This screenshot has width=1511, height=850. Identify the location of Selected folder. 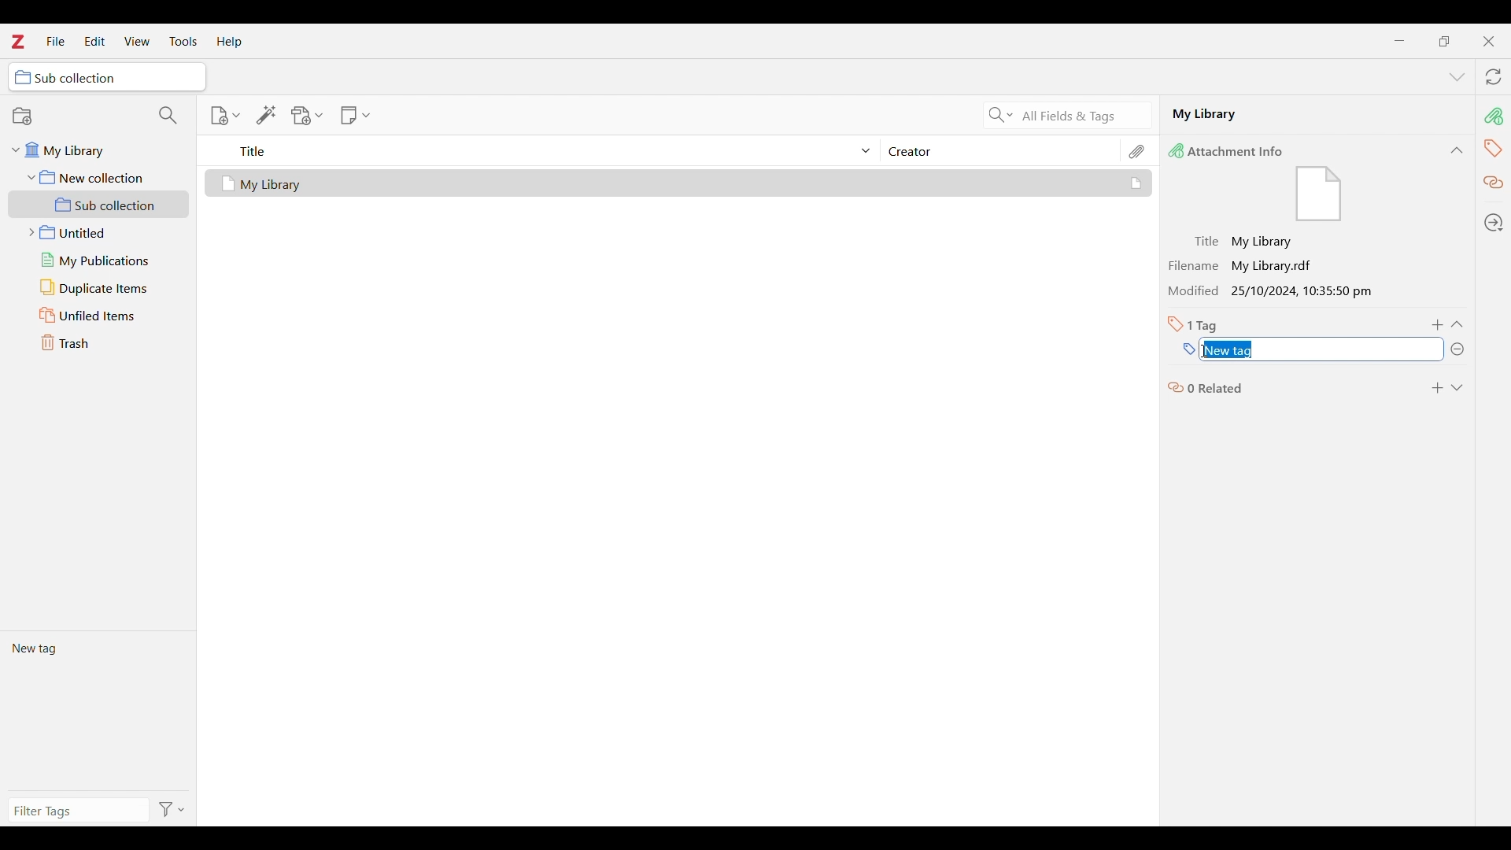
(107, 77).